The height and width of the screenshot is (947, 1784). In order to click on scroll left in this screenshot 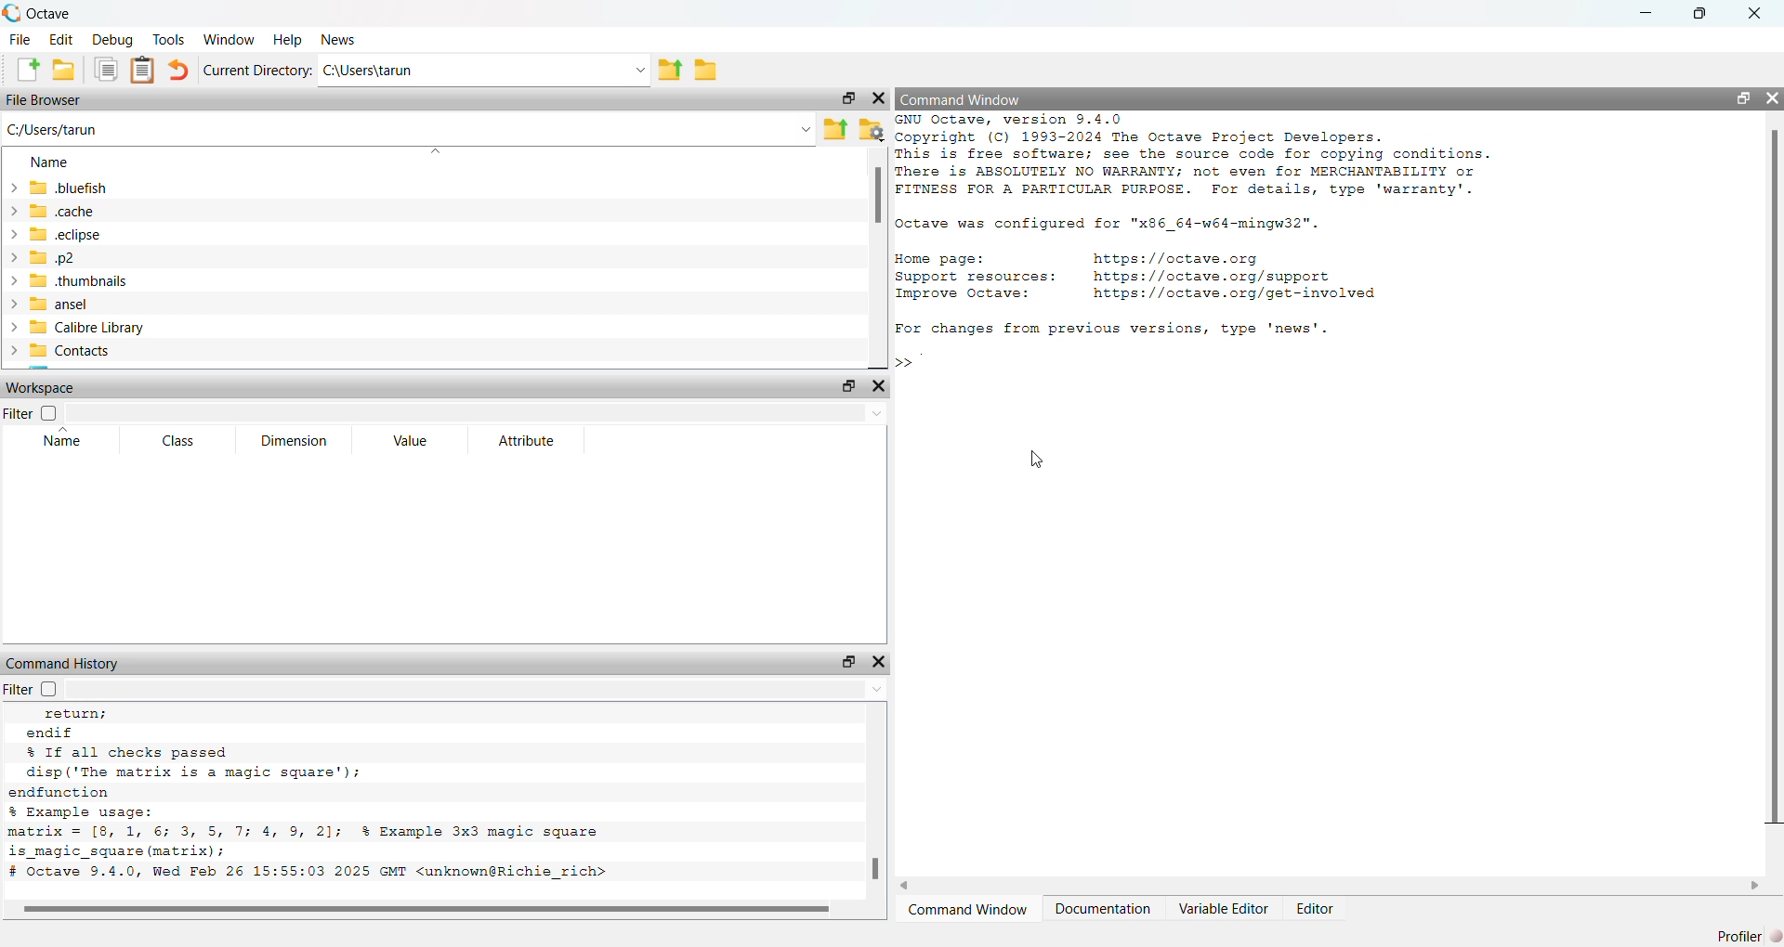, I will do `click(904, 885)`.